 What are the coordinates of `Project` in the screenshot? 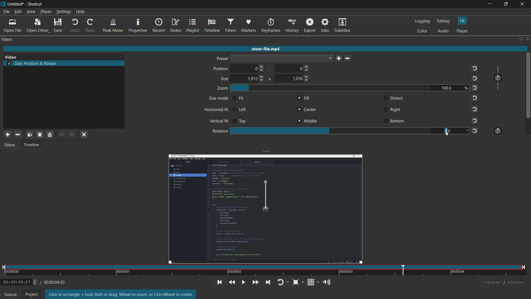 It's located at (34, 294).